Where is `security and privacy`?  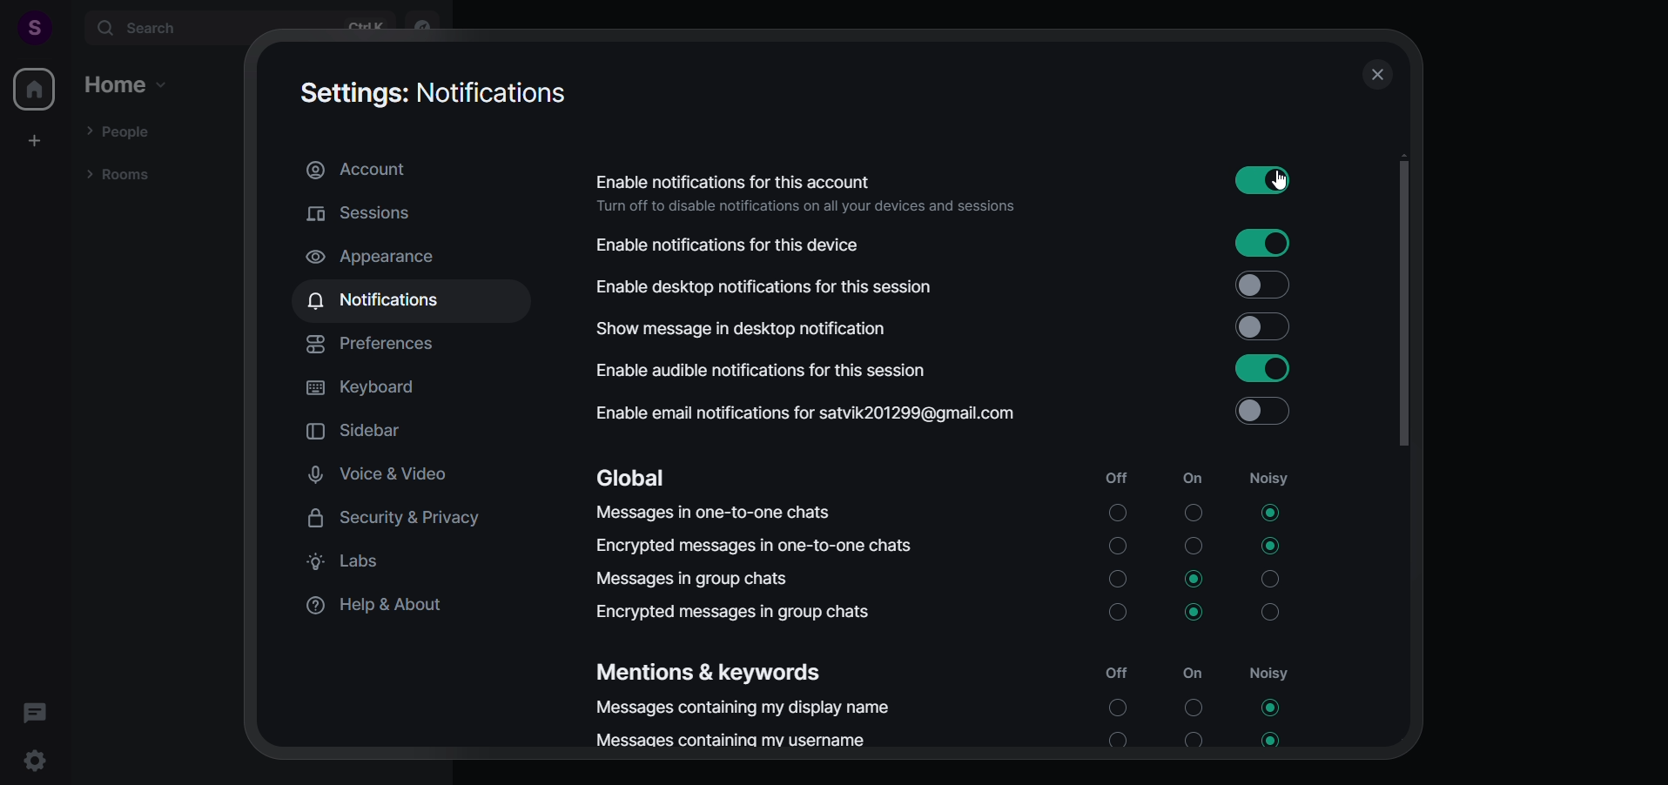 security and privacy is located at coordinates (401, 519).